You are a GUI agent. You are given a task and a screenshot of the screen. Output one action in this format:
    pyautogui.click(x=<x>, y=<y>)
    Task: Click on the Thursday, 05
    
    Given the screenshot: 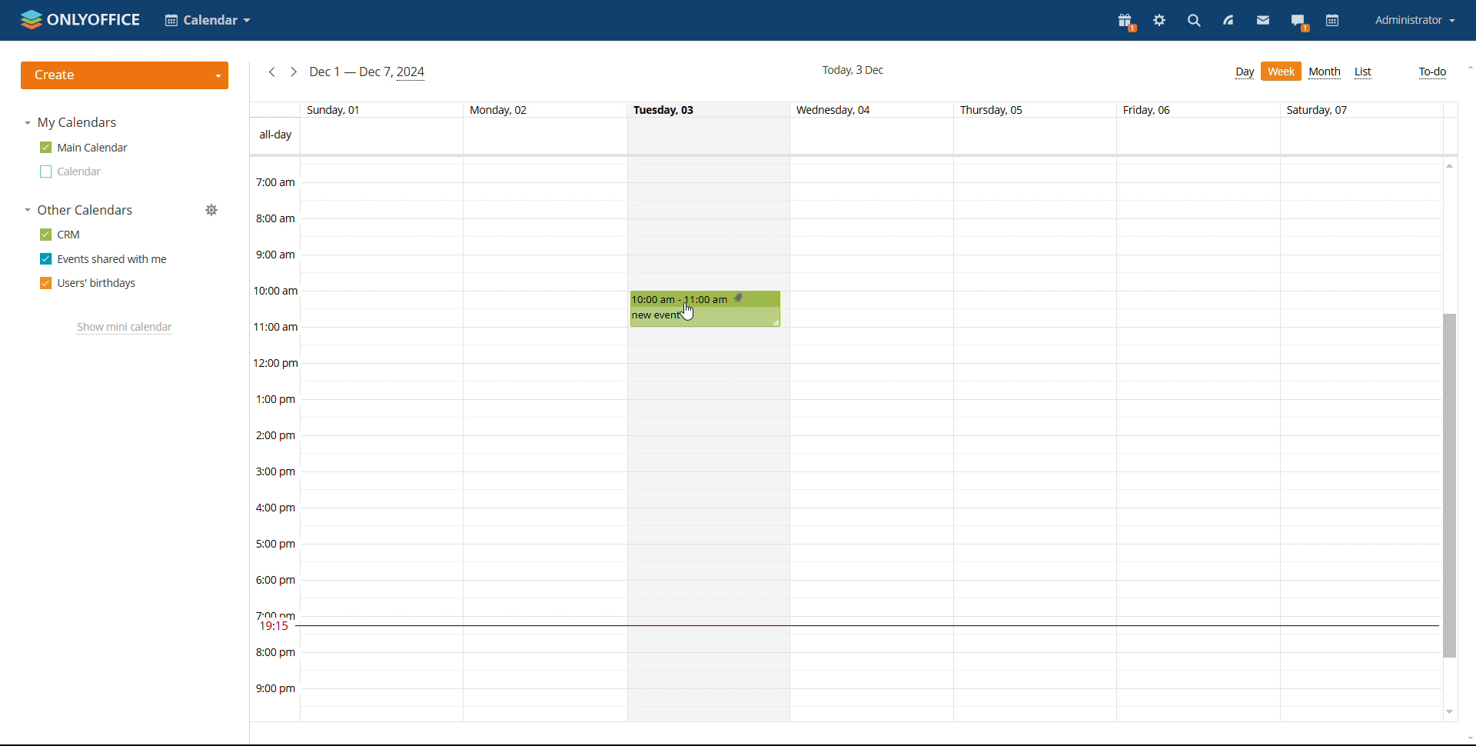 What is the action you would take?
    pyautogui.click(x=994, y=110)
    